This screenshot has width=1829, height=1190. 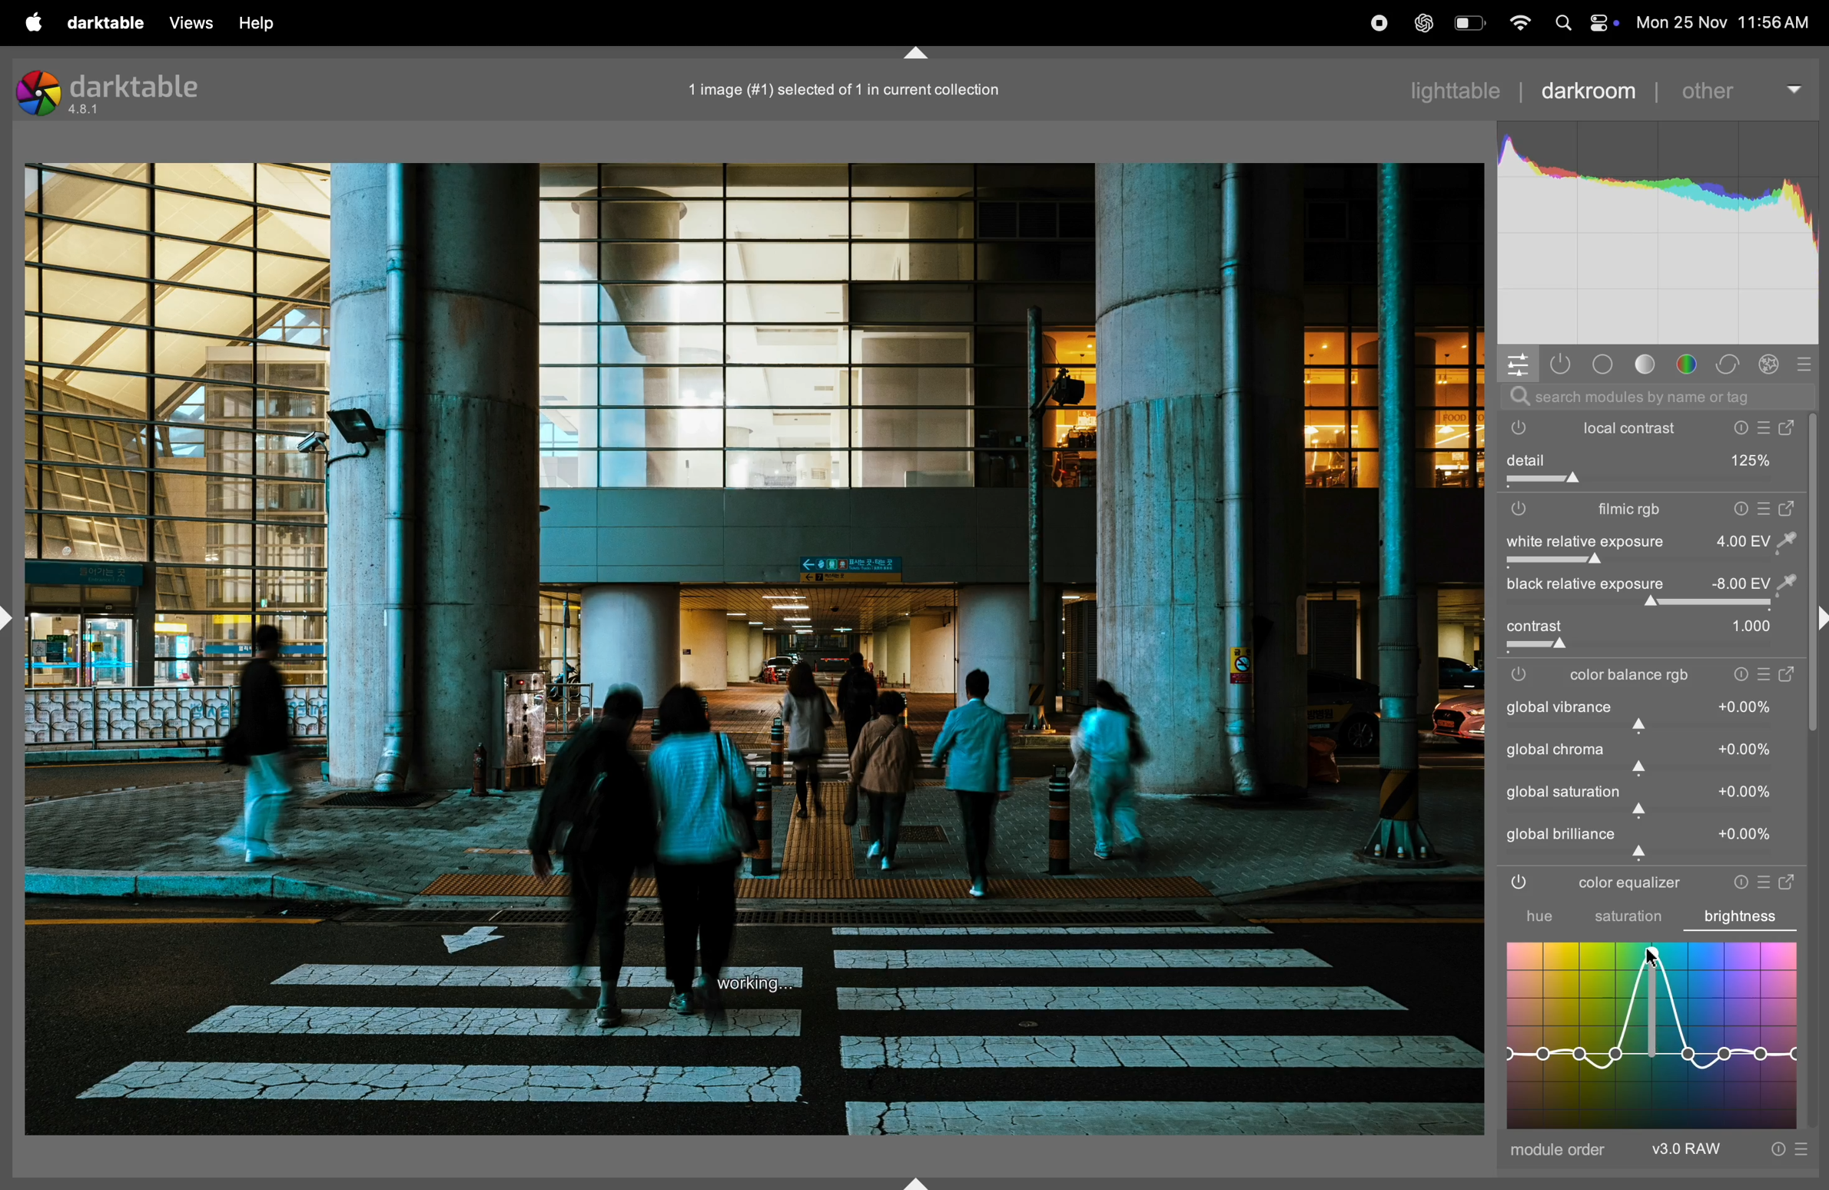 I want to click on reset parameters, so click(x=1739, y=676).